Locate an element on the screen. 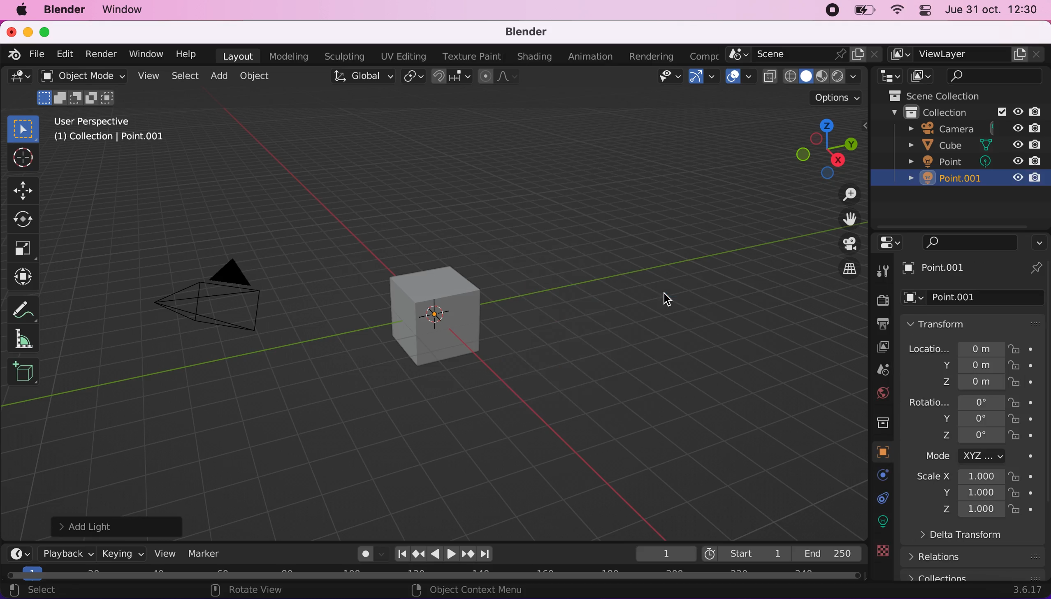 The image size is (1051, 599). scene collection is located at coordinates (931, 95).